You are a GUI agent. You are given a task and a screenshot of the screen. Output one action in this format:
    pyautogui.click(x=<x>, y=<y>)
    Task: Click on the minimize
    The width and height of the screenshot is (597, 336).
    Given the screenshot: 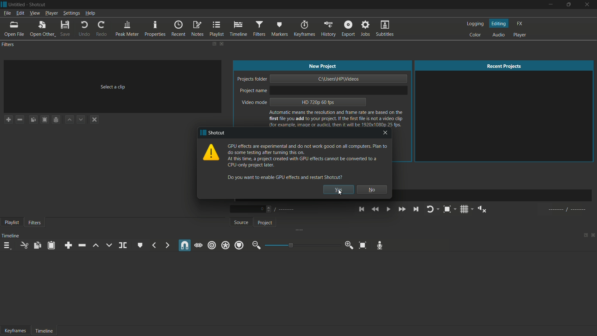 What is the action you would take?
    pyautogui.click(x=551, y=5)
    